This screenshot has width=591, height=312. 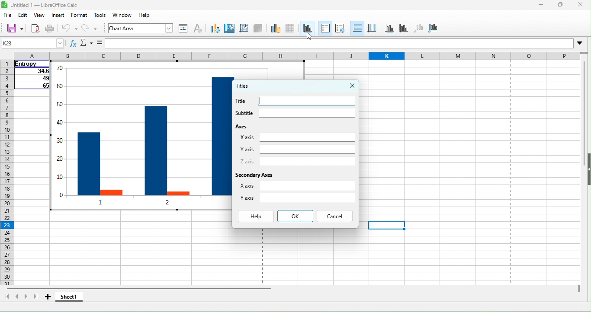 What do you see at coordinates (30, 64) in the screenshot?
I see `entropy` at bounding box center [30, 64].